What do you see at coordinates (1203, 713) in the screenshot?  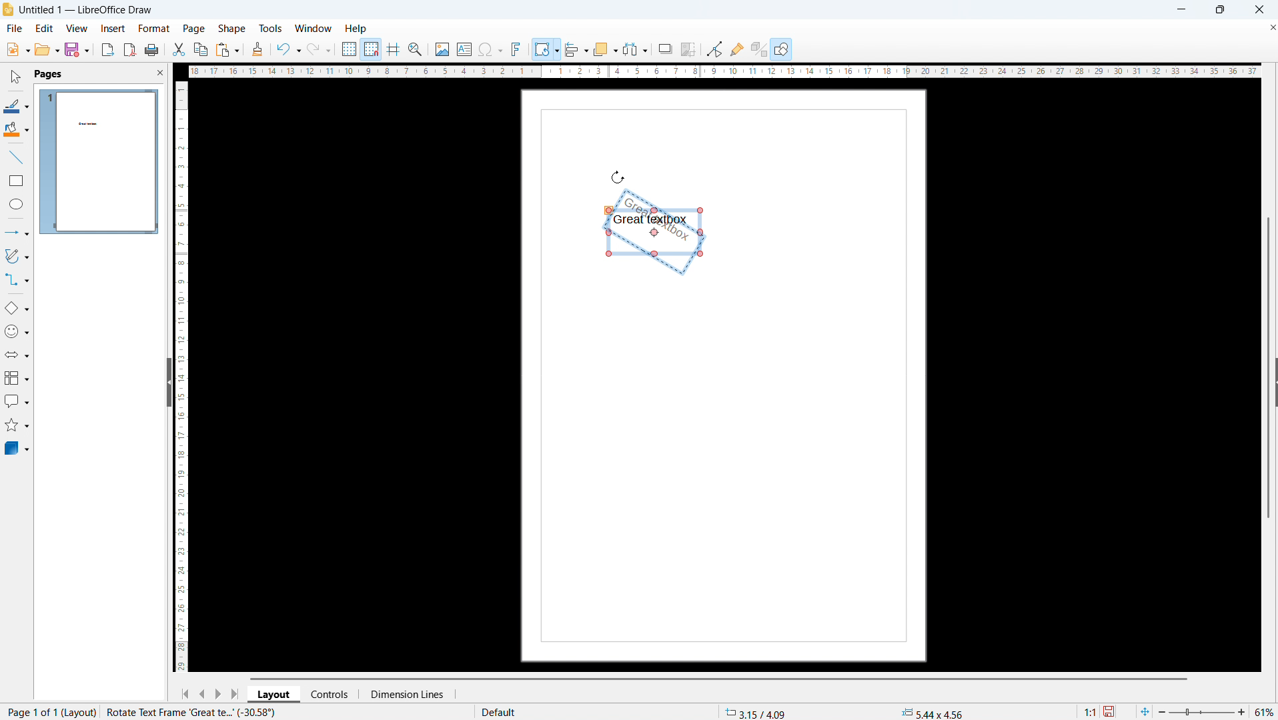 I see `Zoom slider` at bounding box center [1203, 713].